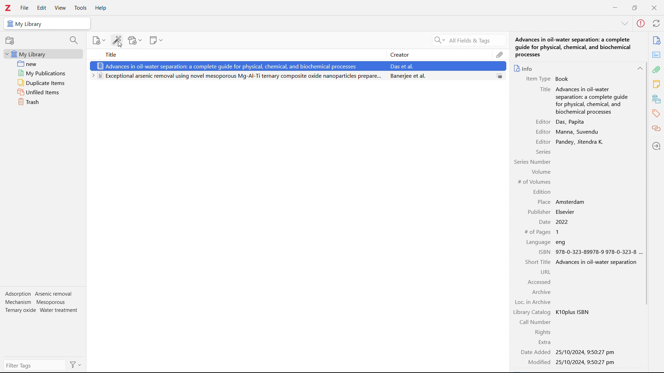  Describe the element at coordinates (532, 312) in the screenshot. I see `Library catalog` at that location.